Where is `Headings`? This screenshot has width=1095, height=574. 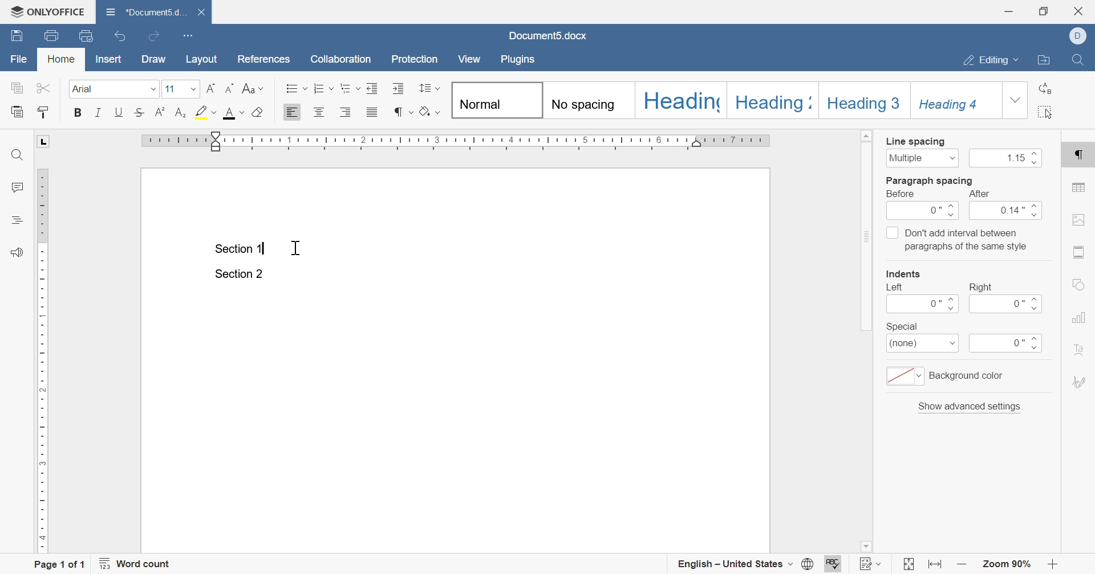
Headings is located at coordinates (726, 100).